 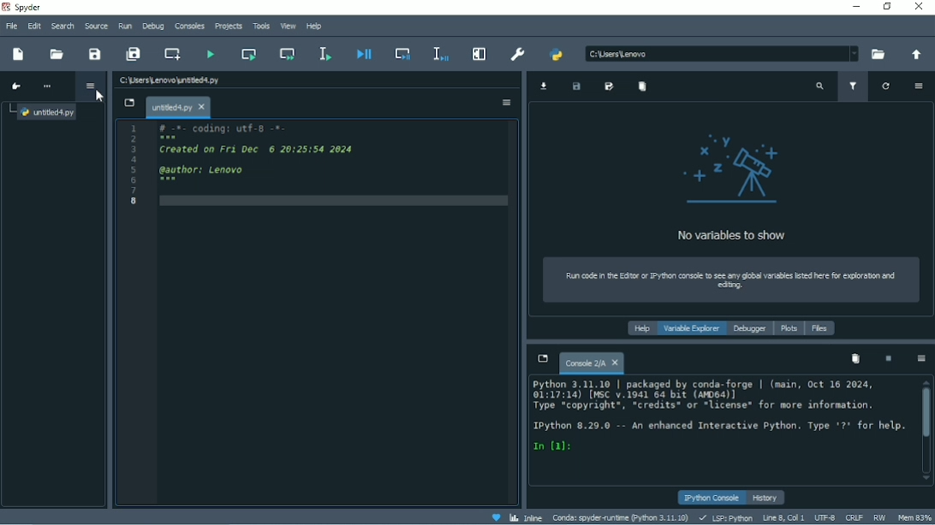 I want to click on Files, so click(x=819, y=328).